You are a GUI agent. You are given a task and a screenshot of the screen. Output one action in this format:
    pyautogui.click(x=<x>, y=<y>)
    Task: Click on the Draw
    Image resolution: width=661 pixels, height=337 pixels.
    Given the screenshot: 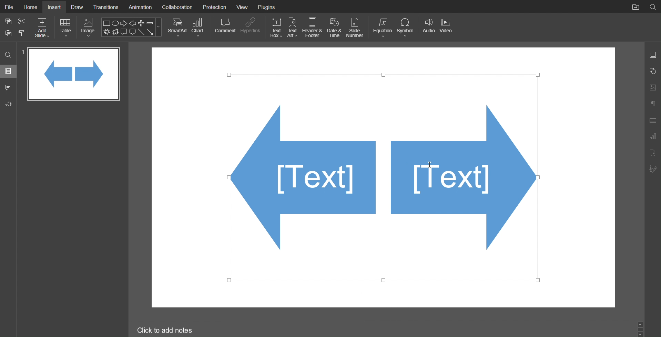 What is the action you would take?
    pyautogui.click(x=77, y=7)
    